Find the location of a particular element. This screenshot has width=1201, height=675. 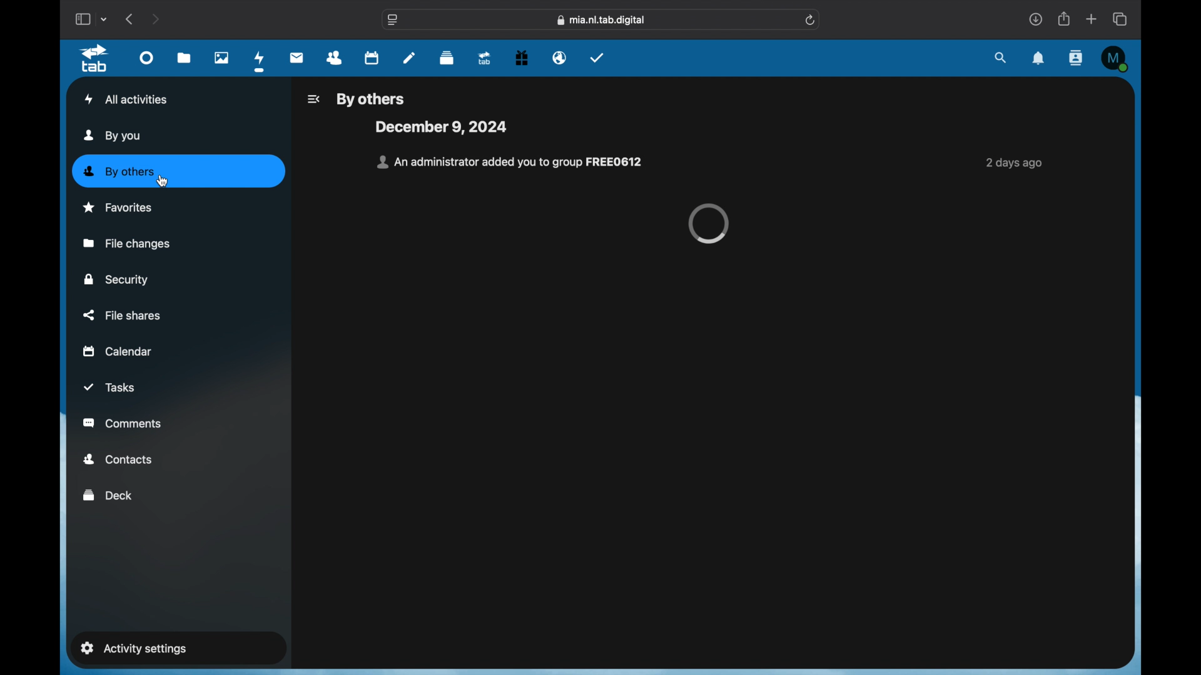

notification is located at coordinates (510, 161).